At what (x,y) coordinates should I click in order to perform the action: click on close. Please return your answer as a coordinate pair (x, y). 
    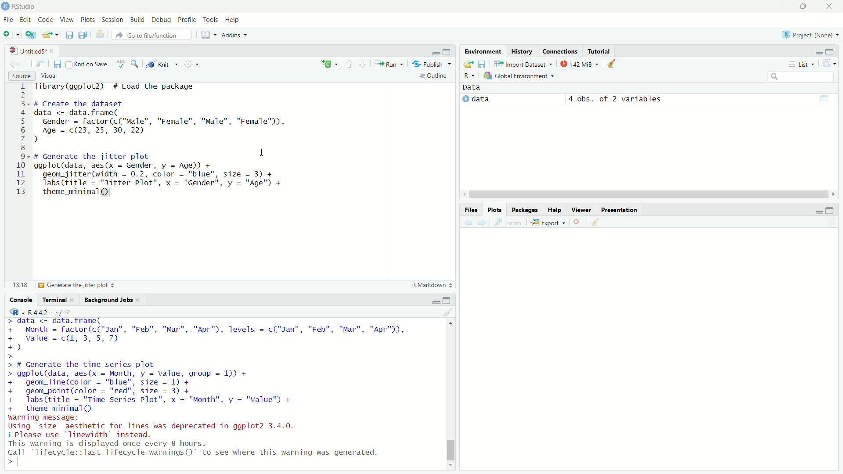
    Looking at the image, I should click on (832, 6).